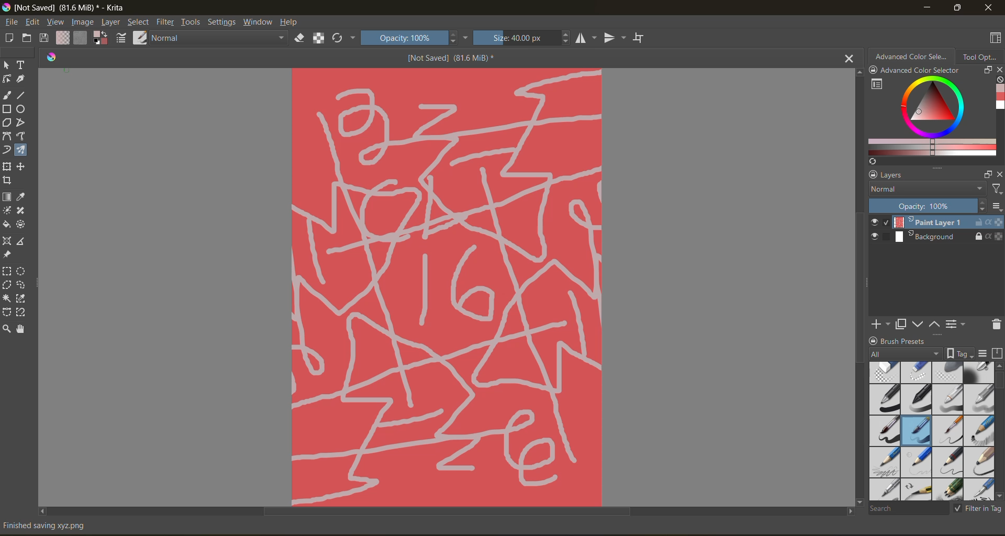 The width and height of the screenshot is (1005, 536). I want to click on Brush presets, so click(908, 340).